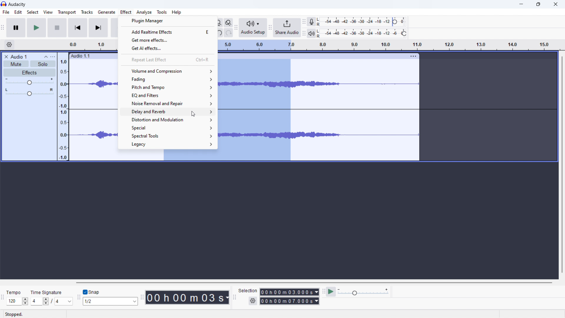  What do you see at coordinates (142, 299) in the screenshot?
I see `time toolbar` at bounding box center [142, 299].